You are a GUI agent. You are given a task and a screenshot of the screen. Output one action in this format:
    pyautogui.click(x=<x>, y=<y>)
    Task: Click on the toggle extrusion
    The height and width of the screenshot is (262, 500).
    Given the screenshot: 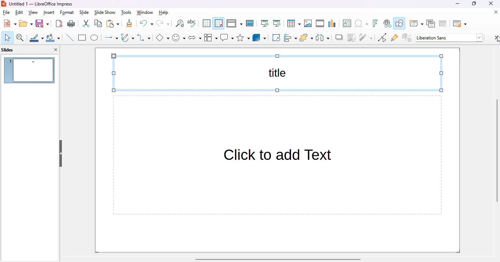 What is the action you would take?
    pyautogui.click(x=407, y=37)
    